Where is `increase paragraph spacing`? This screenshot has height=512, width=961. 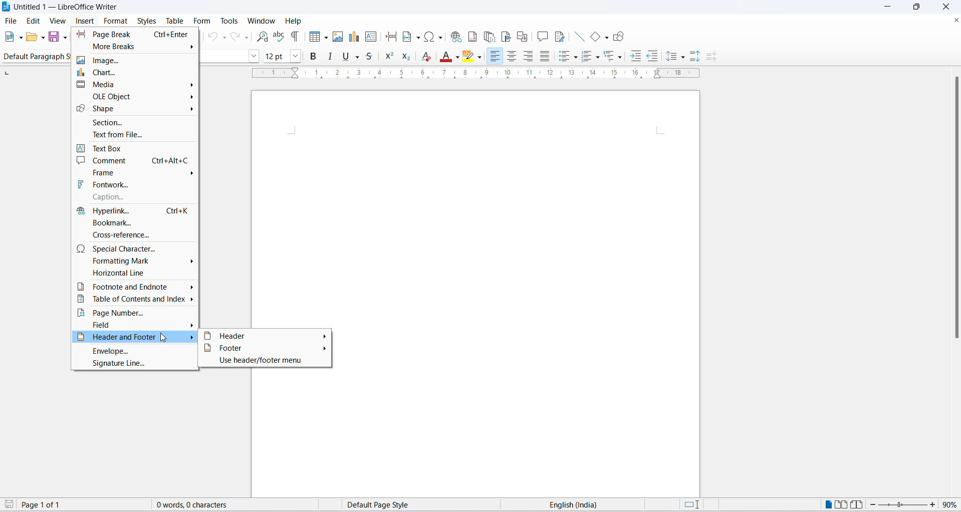 increase paragraph spacing is located at coordinates (694, 56).